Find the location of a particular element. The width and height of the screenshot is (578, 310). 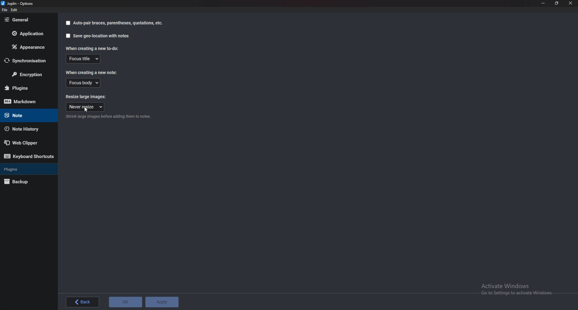

File is located at coordinates (5, 10).